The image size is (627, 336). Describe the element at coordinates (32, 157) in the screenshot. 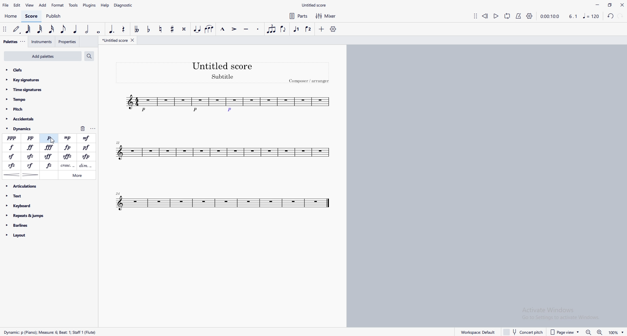

I see `sforzato` at that location.